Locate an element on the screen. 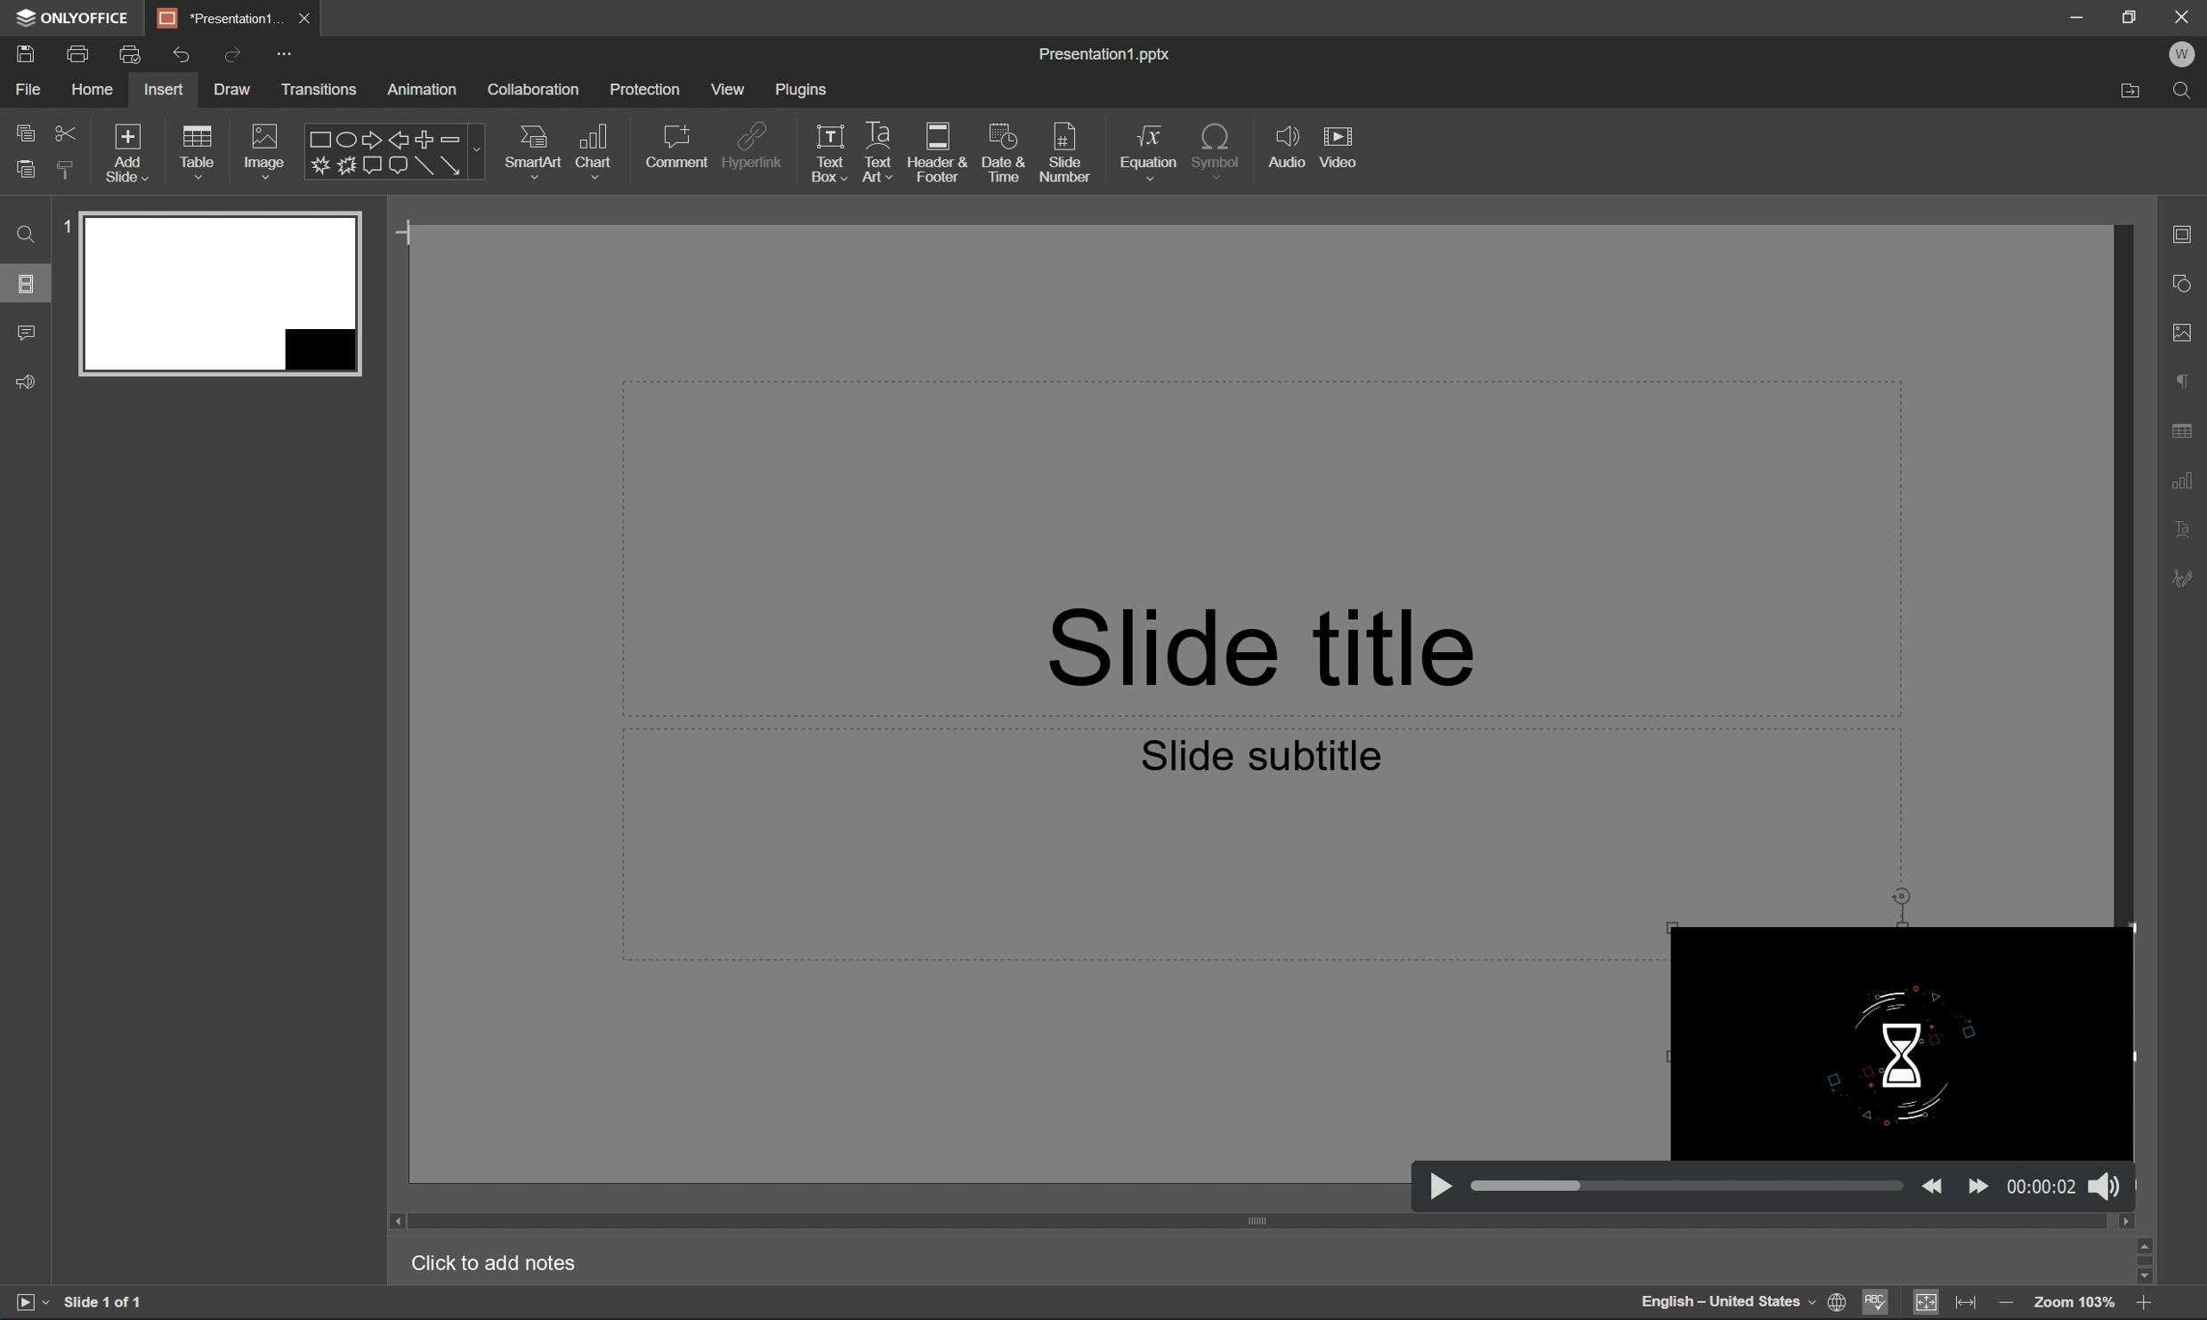  comment is located at coordinates (677, 148).